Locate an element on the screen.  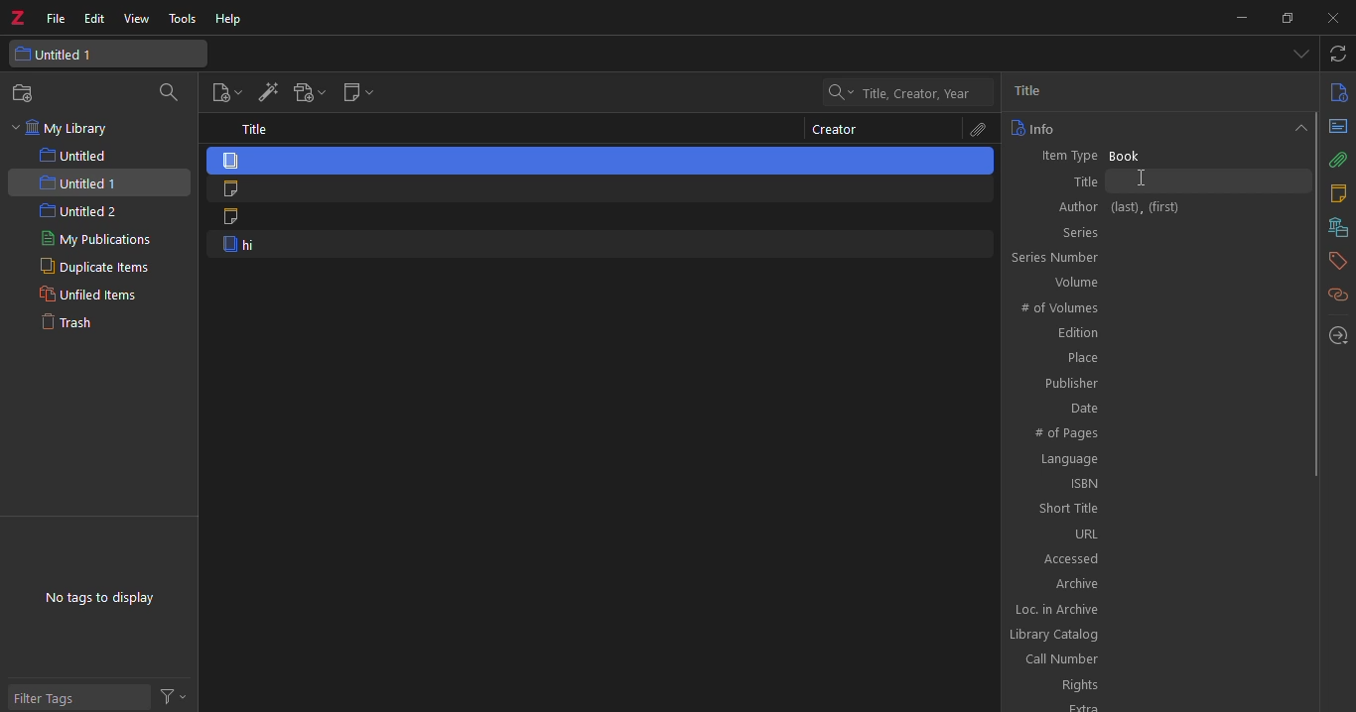
text cursor is located at coordinates (1157, 179).